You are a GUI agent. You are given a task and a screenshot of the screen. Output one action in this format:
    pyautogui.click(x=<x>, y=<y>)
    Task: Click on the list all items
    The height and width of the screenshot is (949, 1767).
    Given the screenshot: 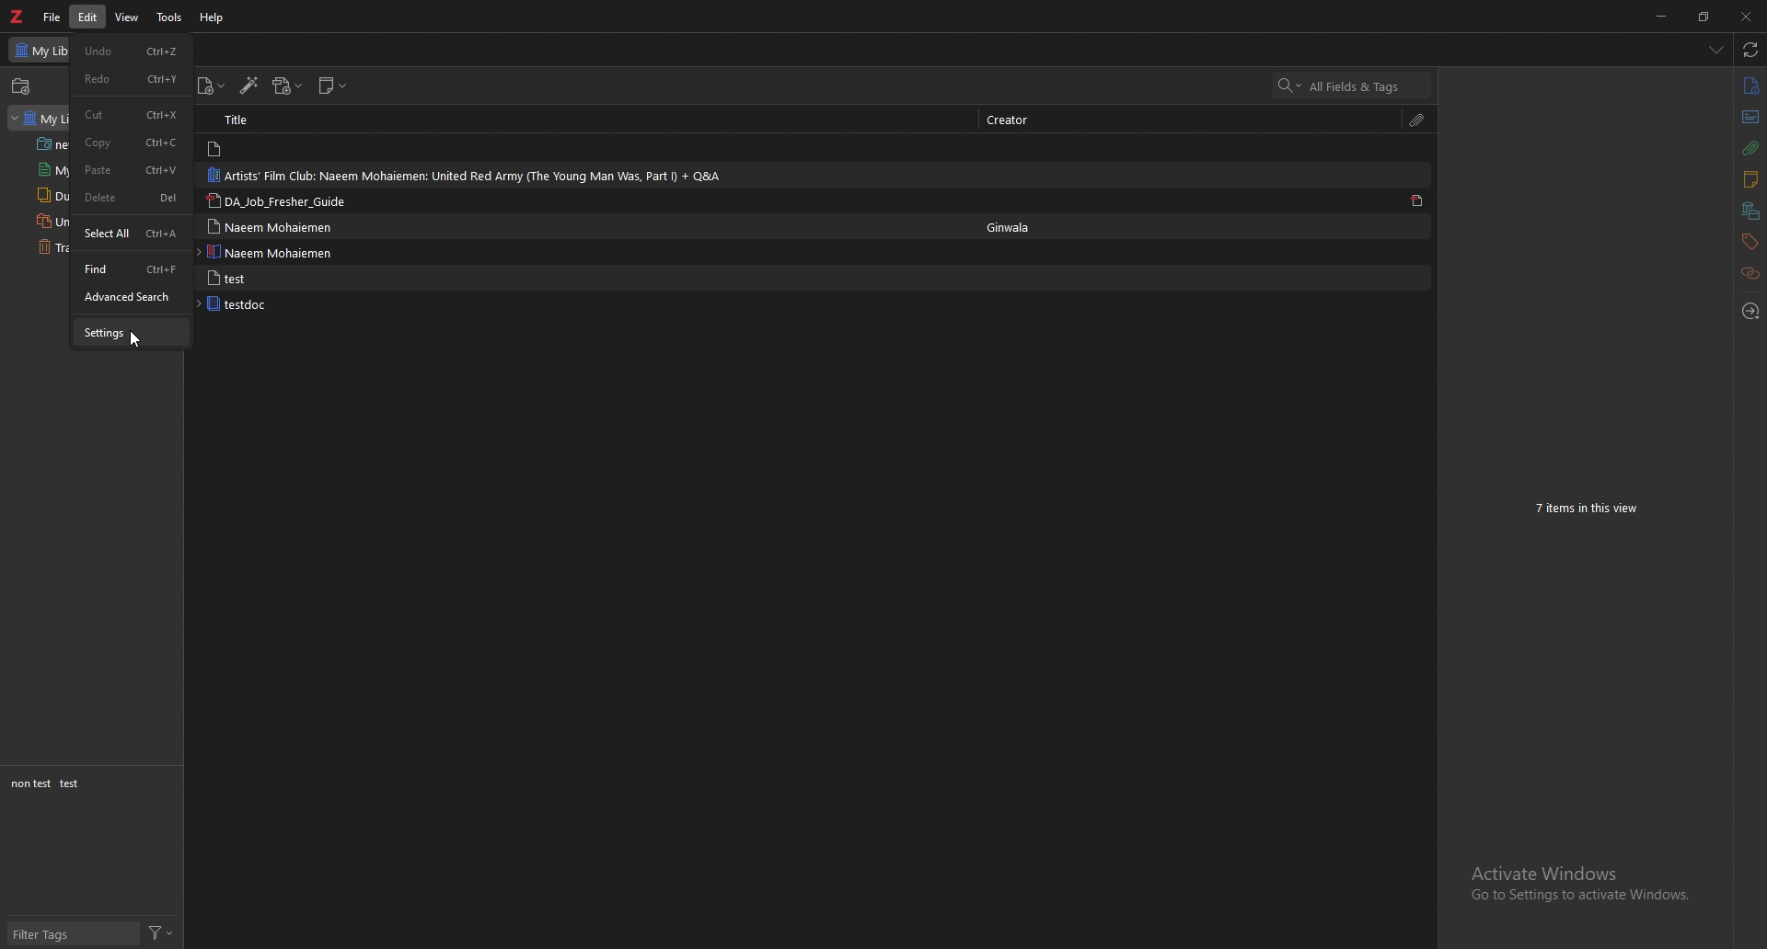 What is the action you would take?
    pyautogui.click(x=1715, y=50)
    